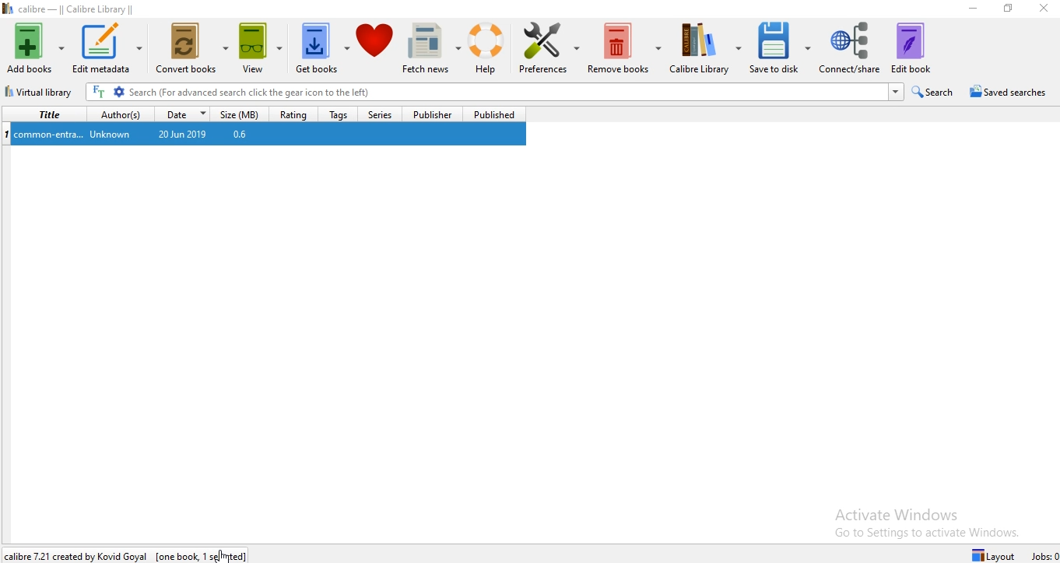  Describe the element at coordinates (179, 134) in the screenshot. I see `20 Jun 2019` at that location.